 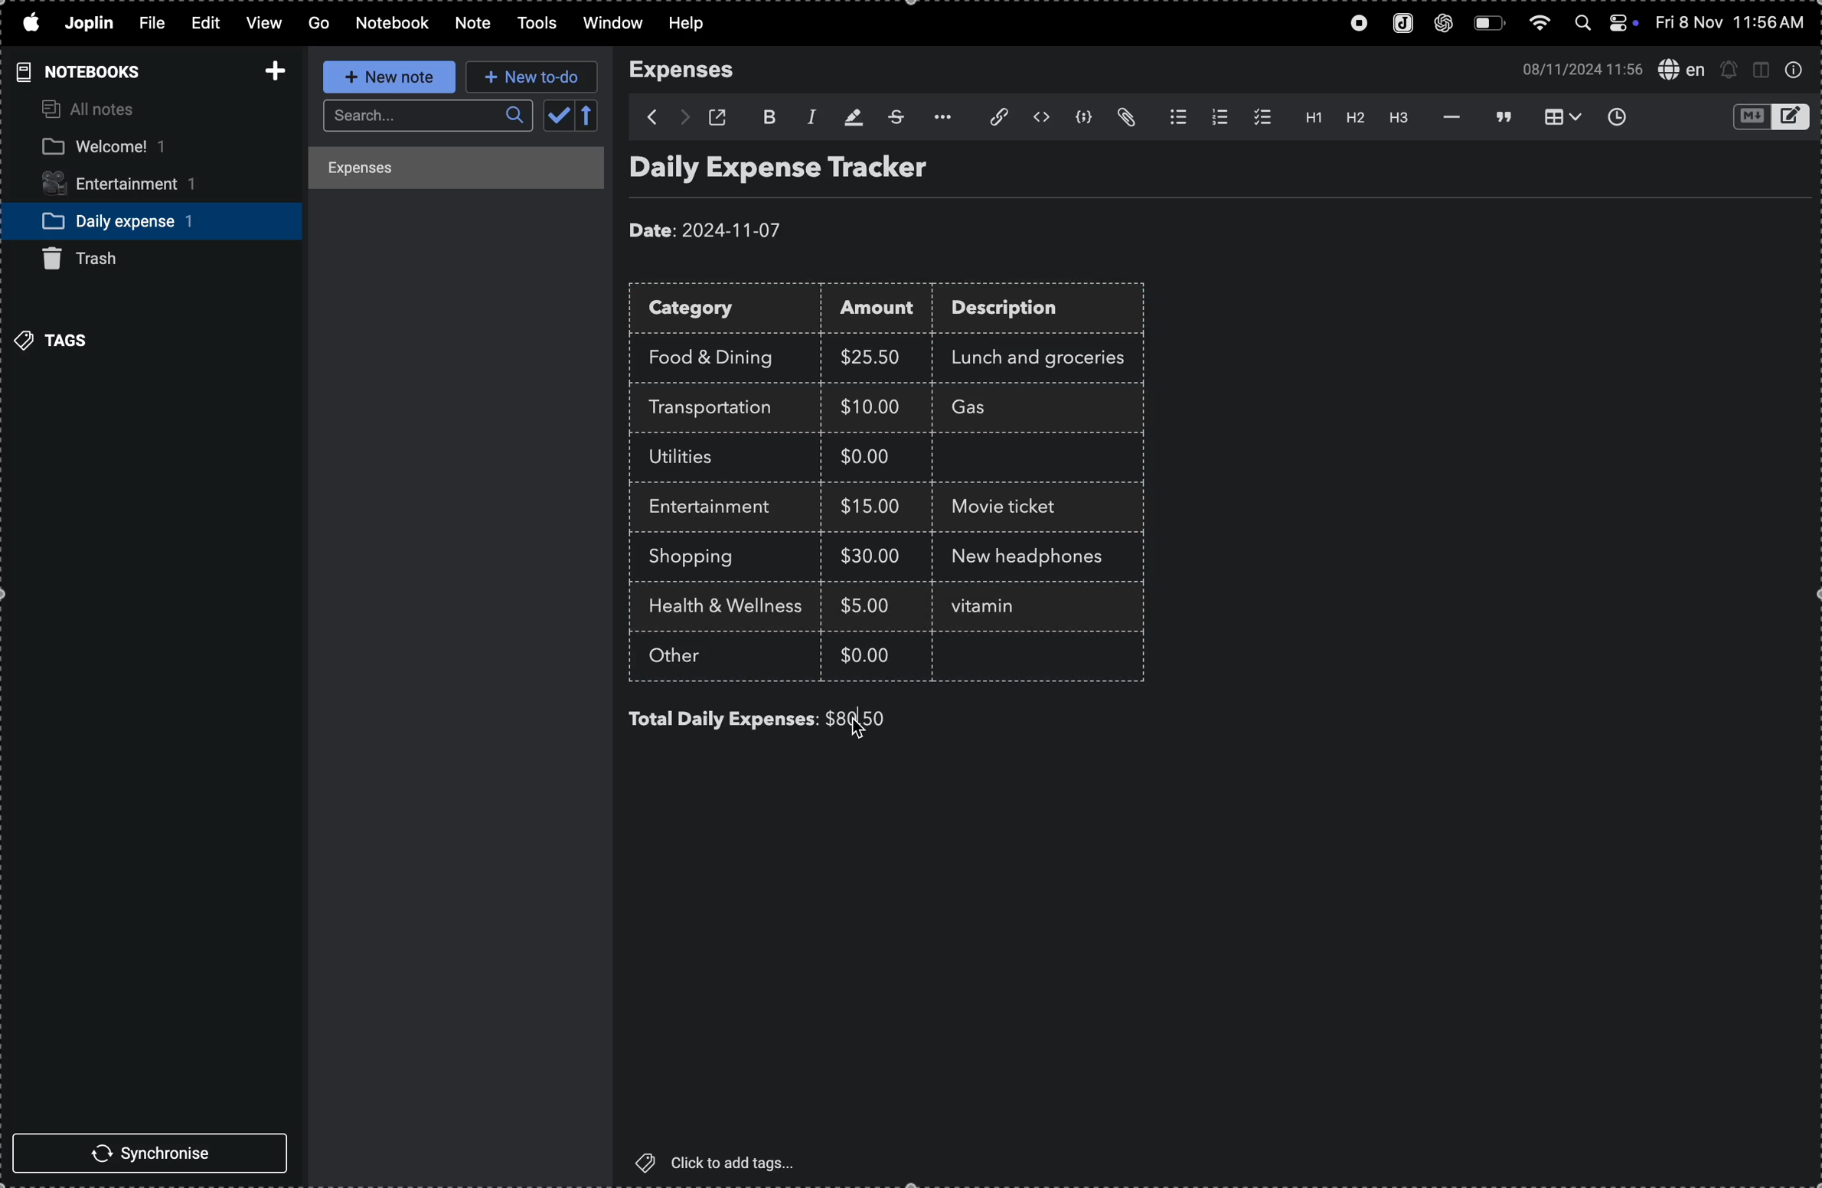 I want to click on file, so click(x=149, y=24).